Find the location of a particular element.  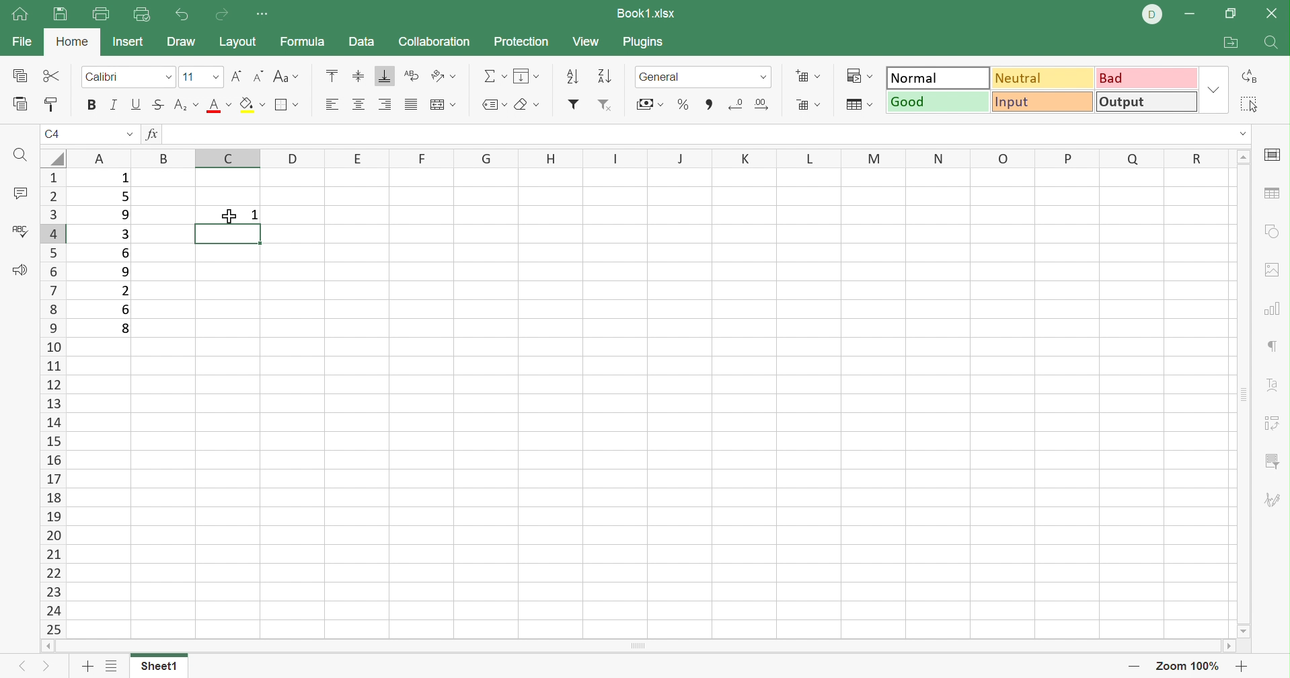

Zoom in is located at coordinates (1129, 665).